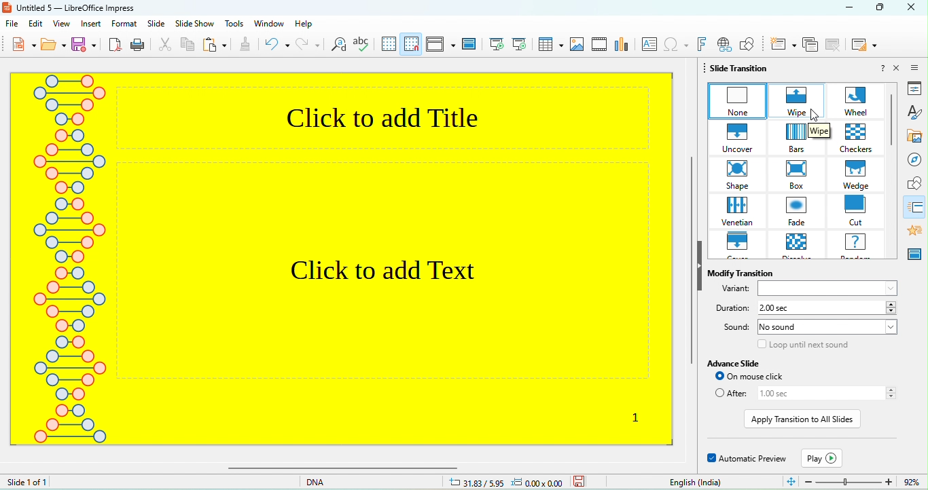 The height and width of the screenshot is (490, 928). I want to click on shape, so click(739, 174).